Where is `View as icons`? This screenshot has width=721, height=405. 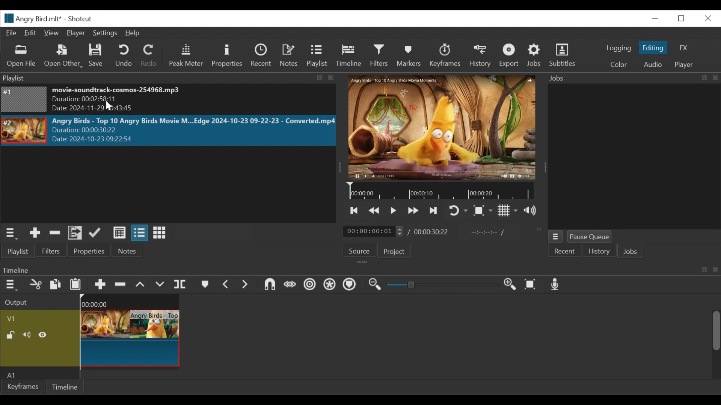
View as icons is located at coordinates (159, 233).